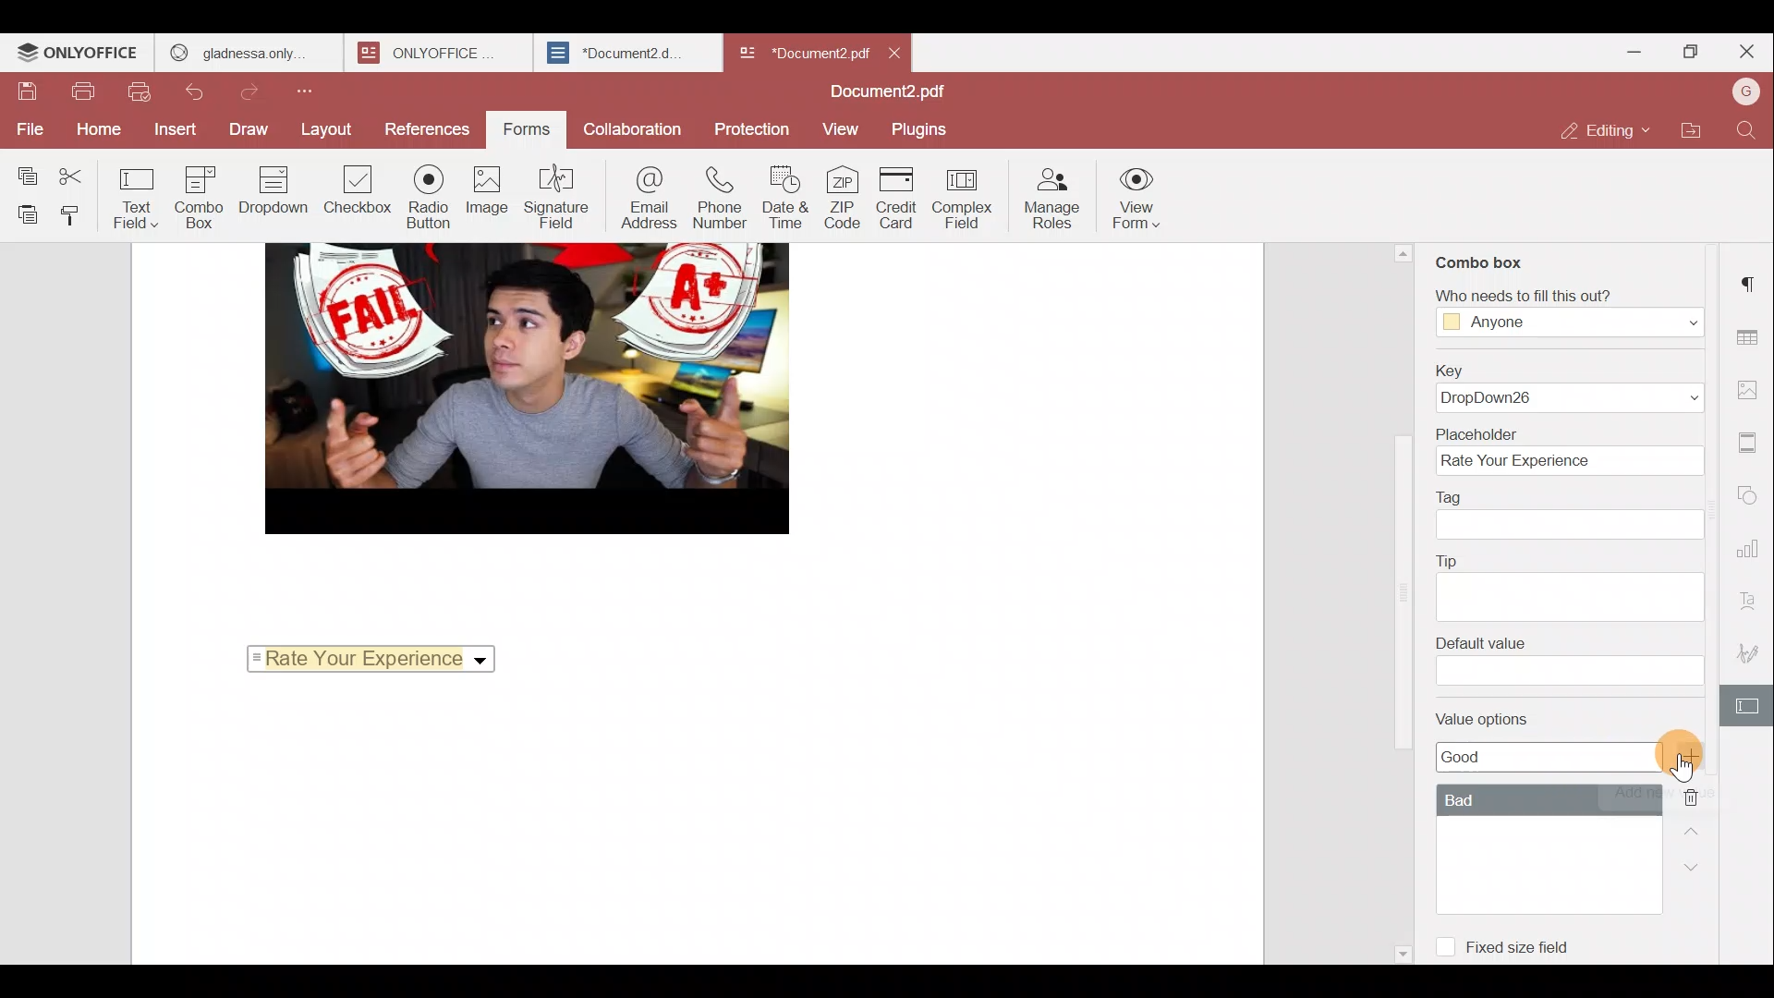 This screenshot has width=1774, height=998. I want to click on Up, so click(1693, 837).